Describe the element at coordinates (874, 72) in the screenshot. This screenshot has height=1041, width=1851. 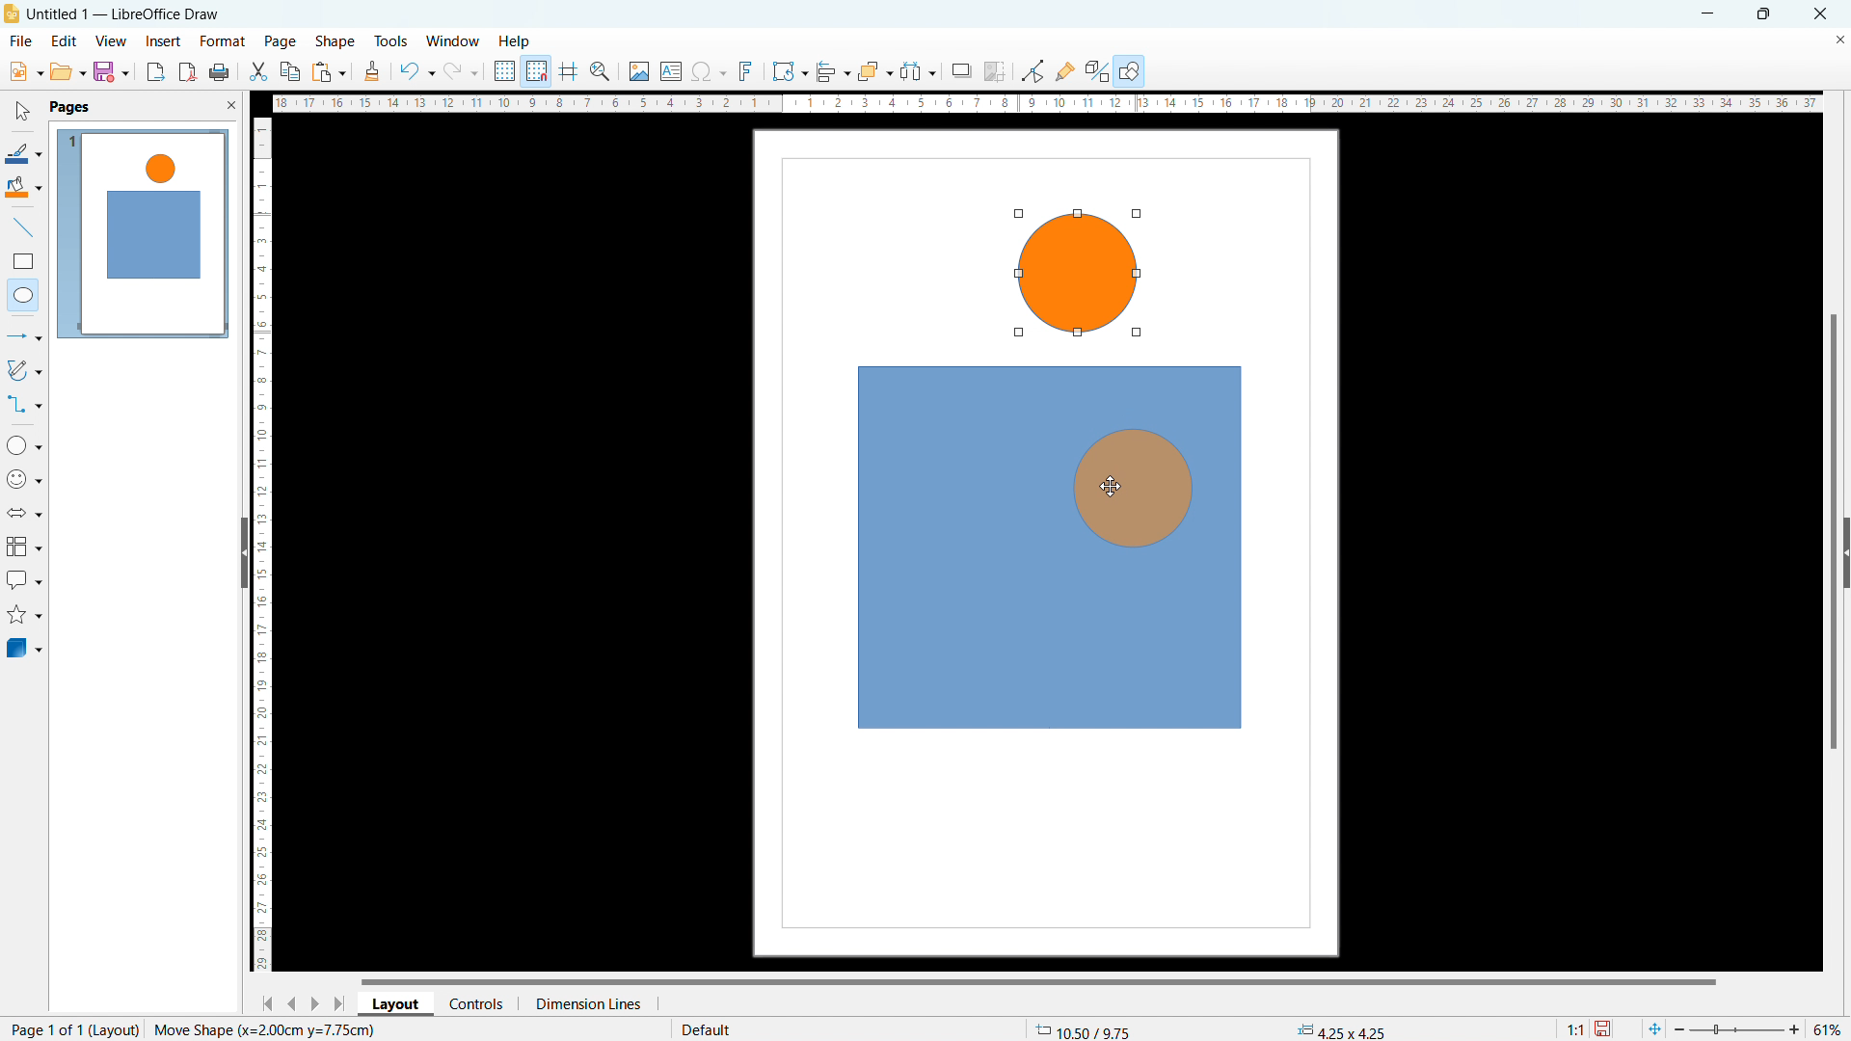
I see `arrange` at that location.